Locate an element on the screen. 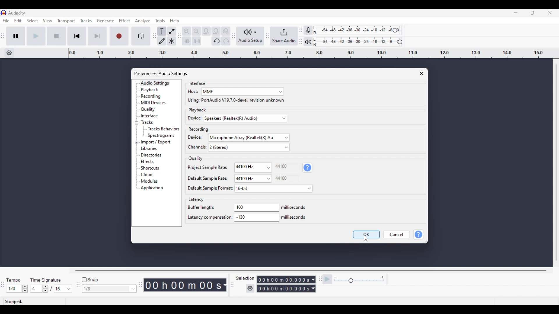 This screenshot has height=314, width=559. Help is located at coordinates (419, 235).